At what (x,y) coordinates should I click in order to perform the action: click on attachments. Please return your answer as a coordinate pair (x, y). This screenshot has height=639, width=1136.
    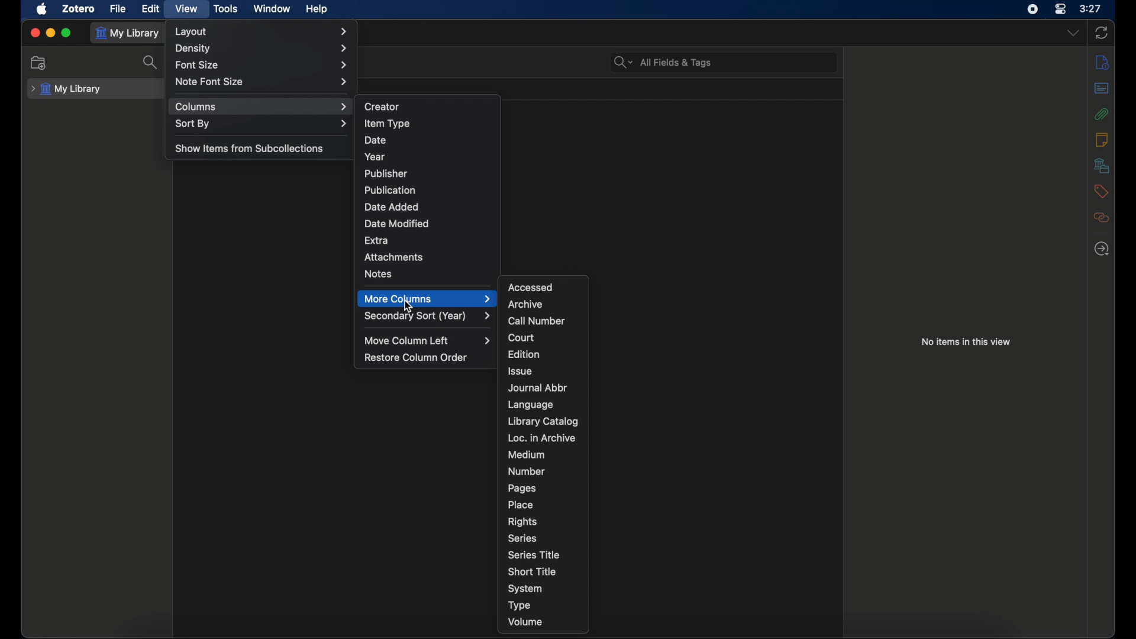
    Looking at the image, I should click on (394, 256).